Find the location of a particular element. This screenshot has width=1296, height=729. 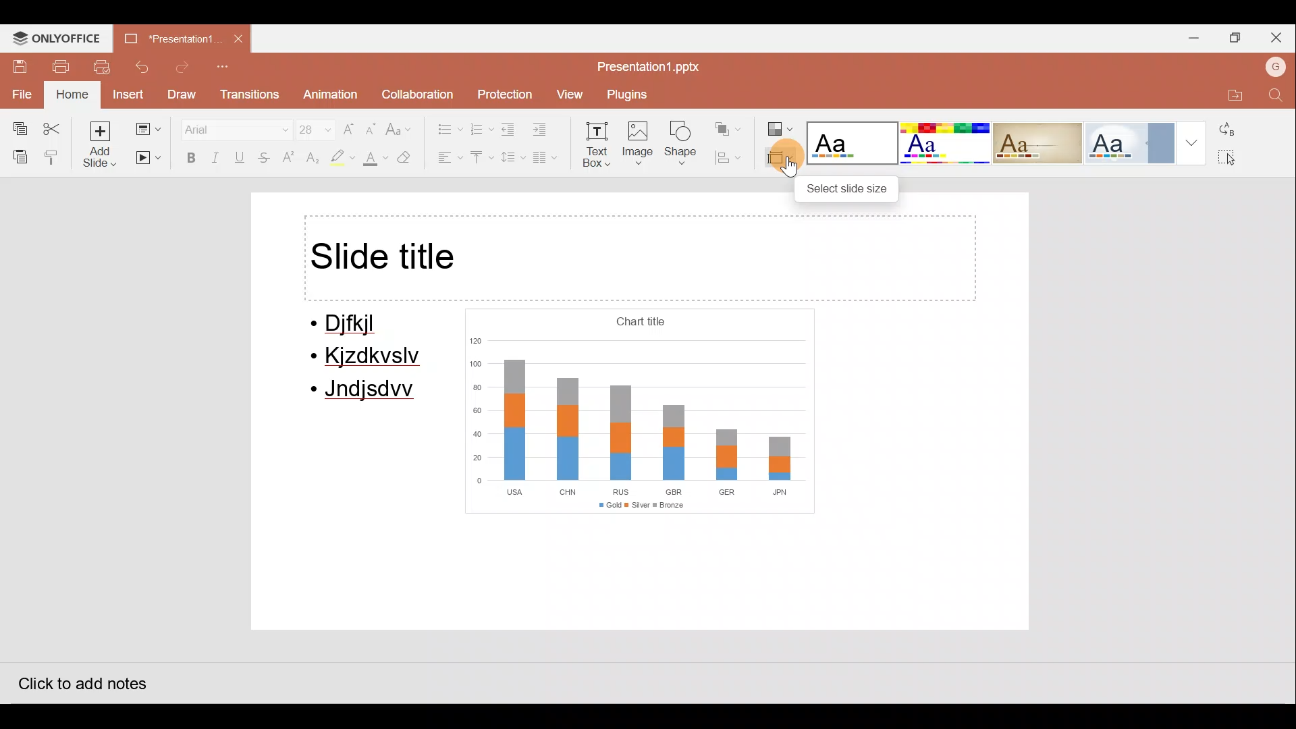

Theme 1 is located at coordinates (853, 144).